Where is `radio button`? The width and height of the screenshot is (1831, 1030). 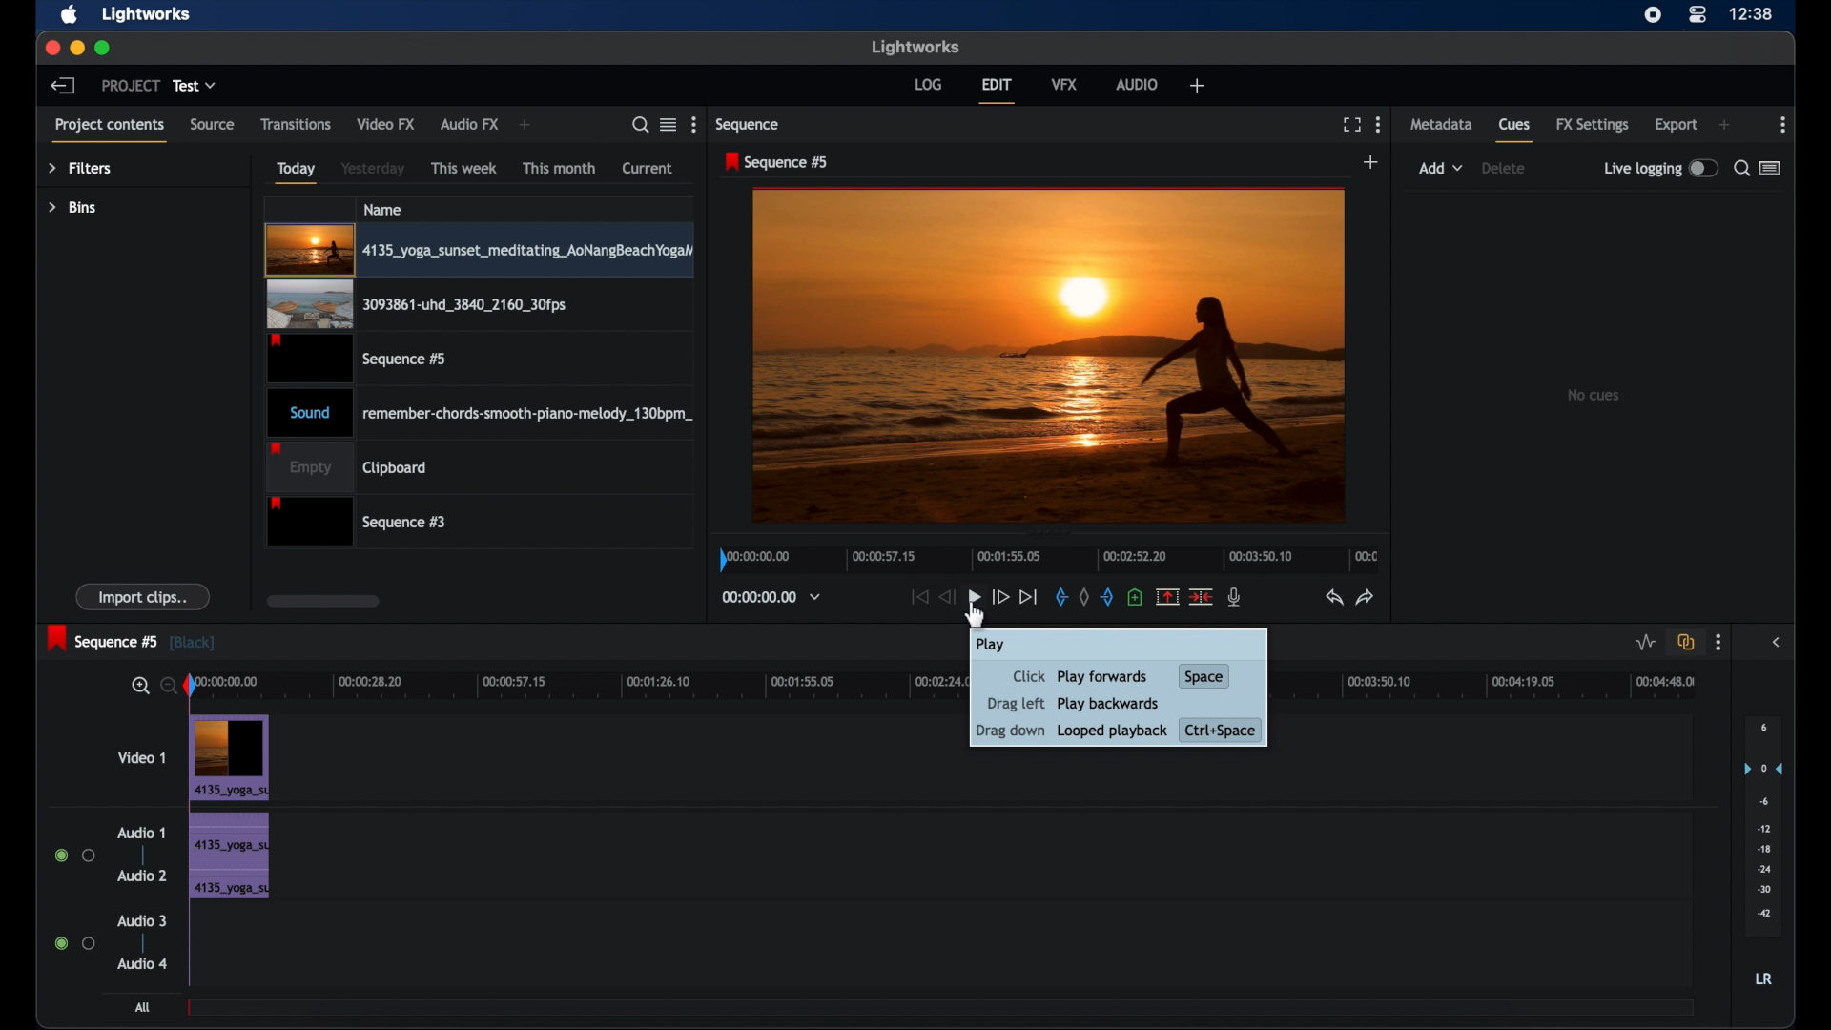 radio button is located at coordinates (73, 855).